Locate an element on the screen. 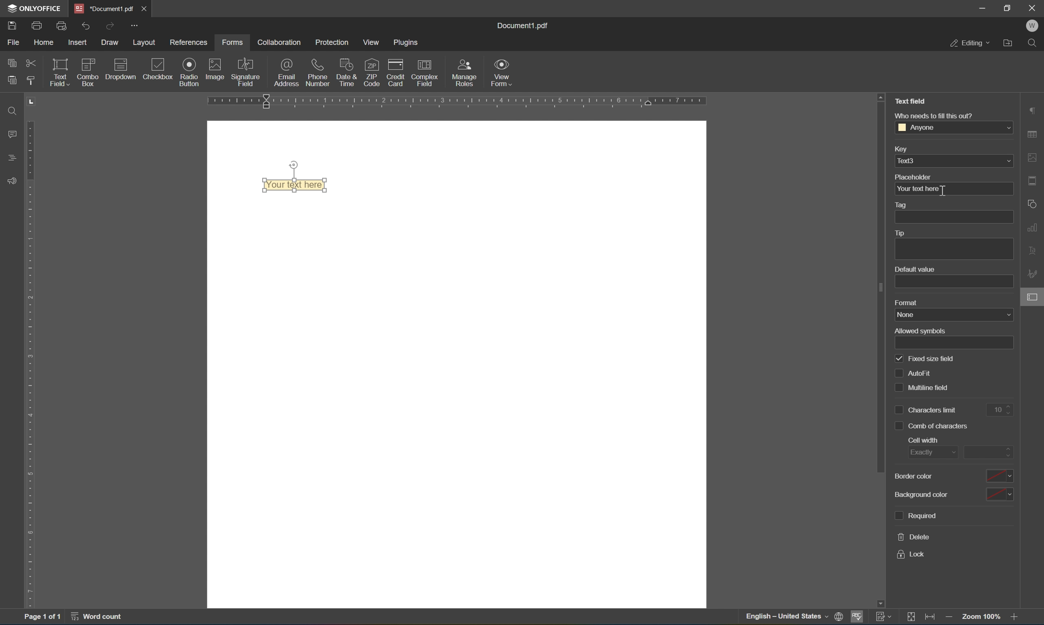 The image size is (1044, 625). open file location is located at coordinates (1009, 43).